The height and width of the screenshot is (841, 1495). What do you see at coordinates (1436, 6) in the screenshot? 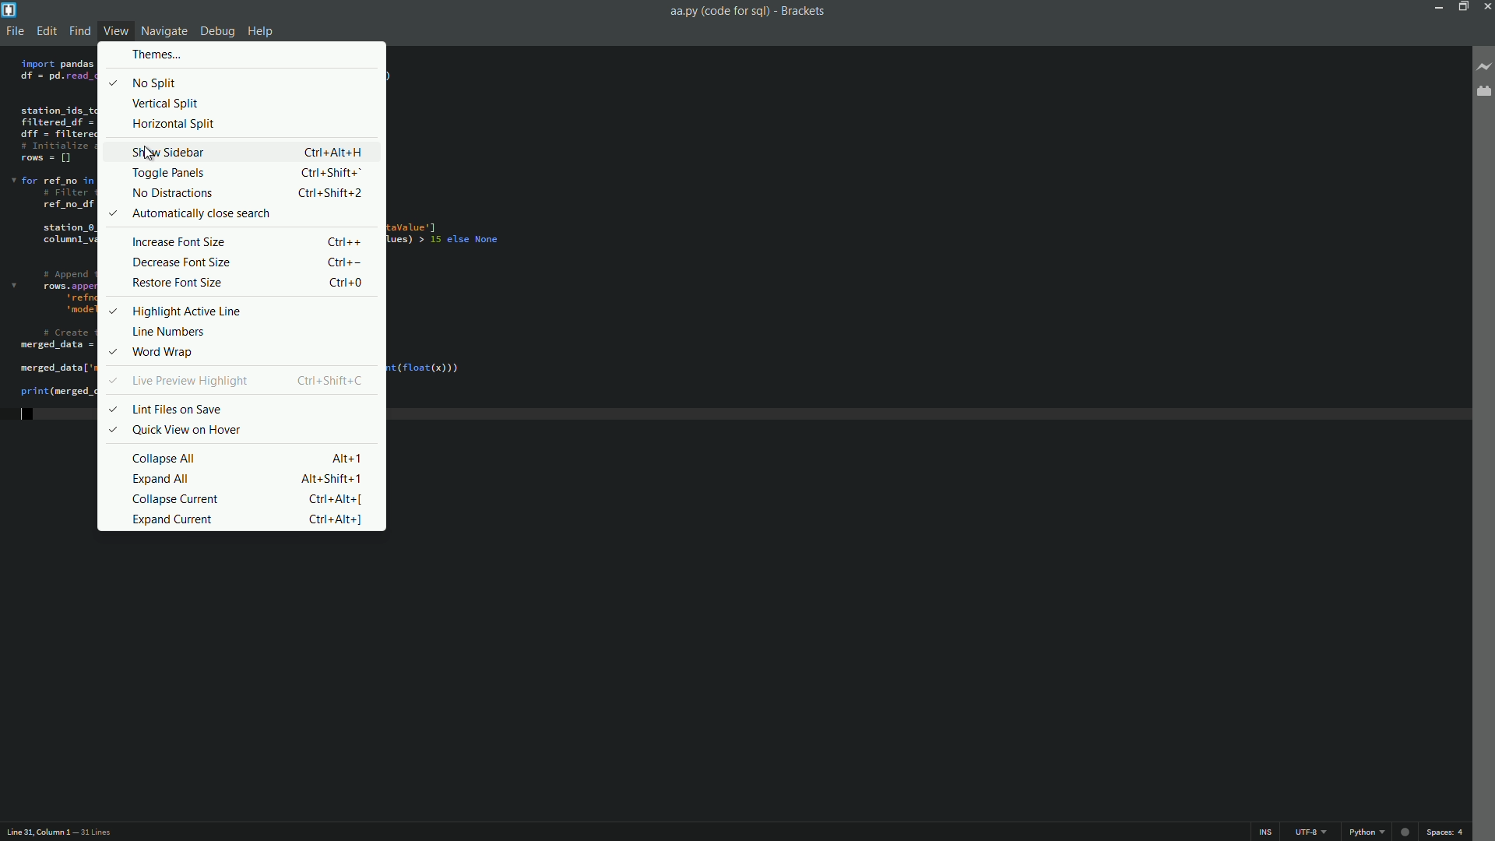
I see `Minimize` at bounding box center [1436, 6].